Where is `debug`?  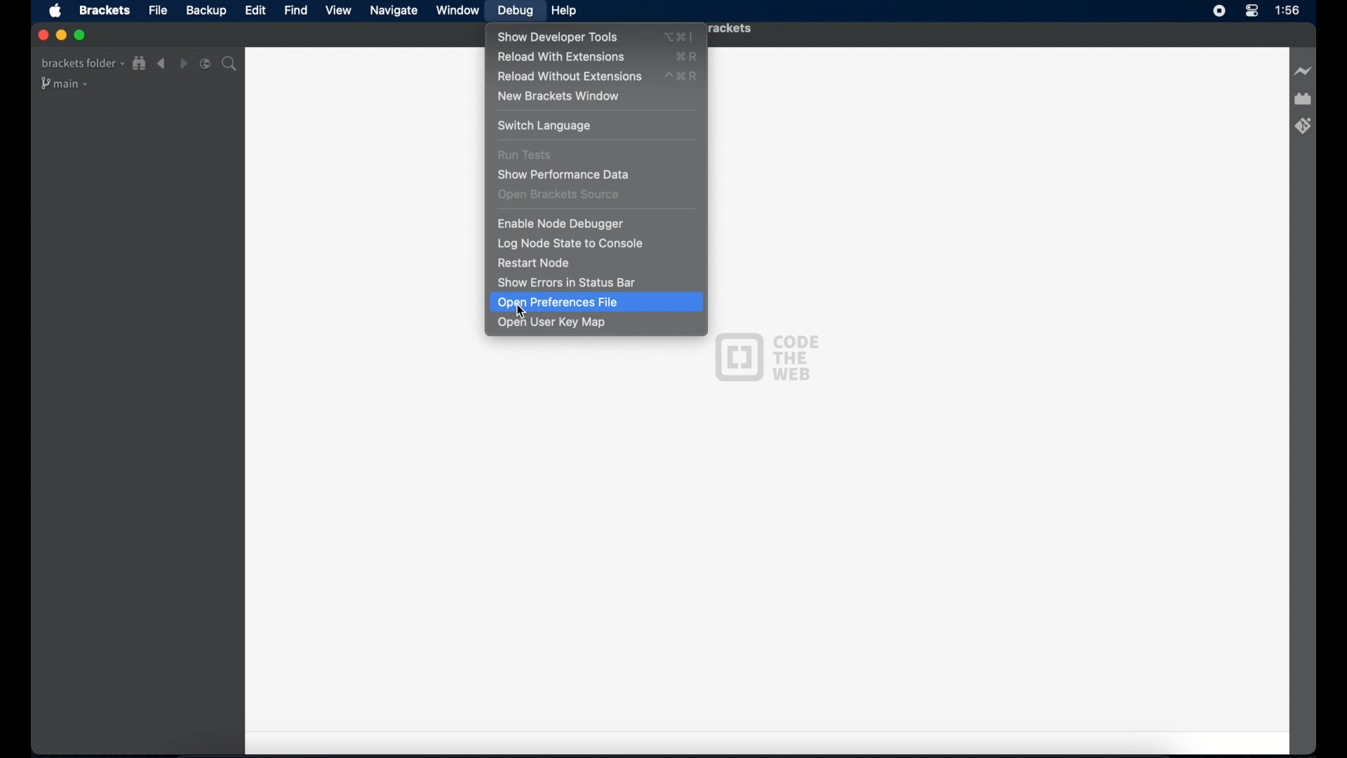 debug is located at coordinates (516, 10).